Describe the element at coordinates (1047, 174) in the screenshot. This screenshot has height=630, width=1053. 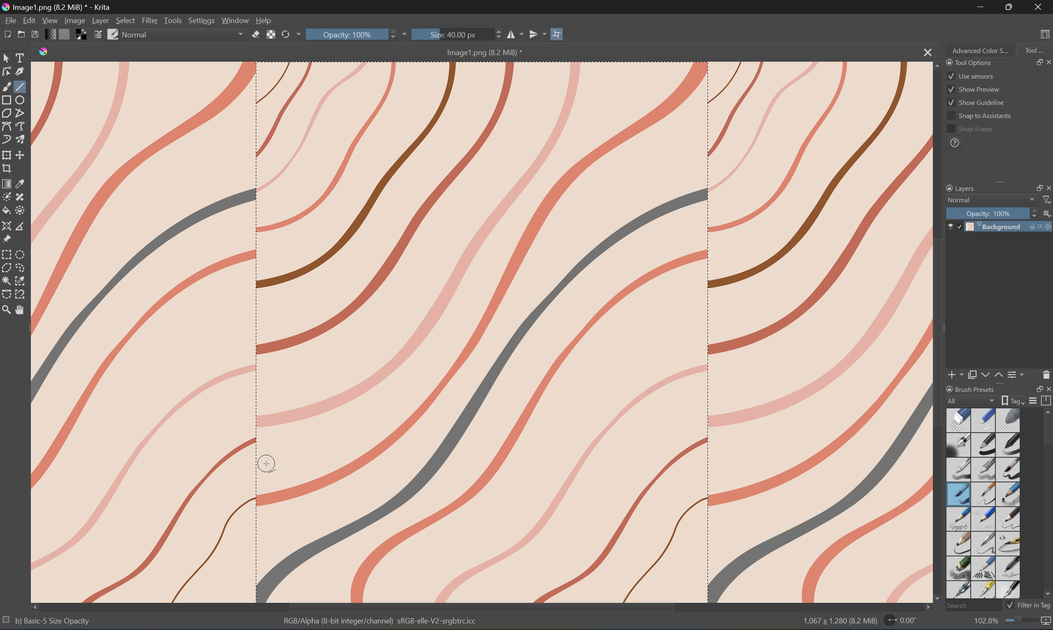
I see `Scroll Right` at that location.